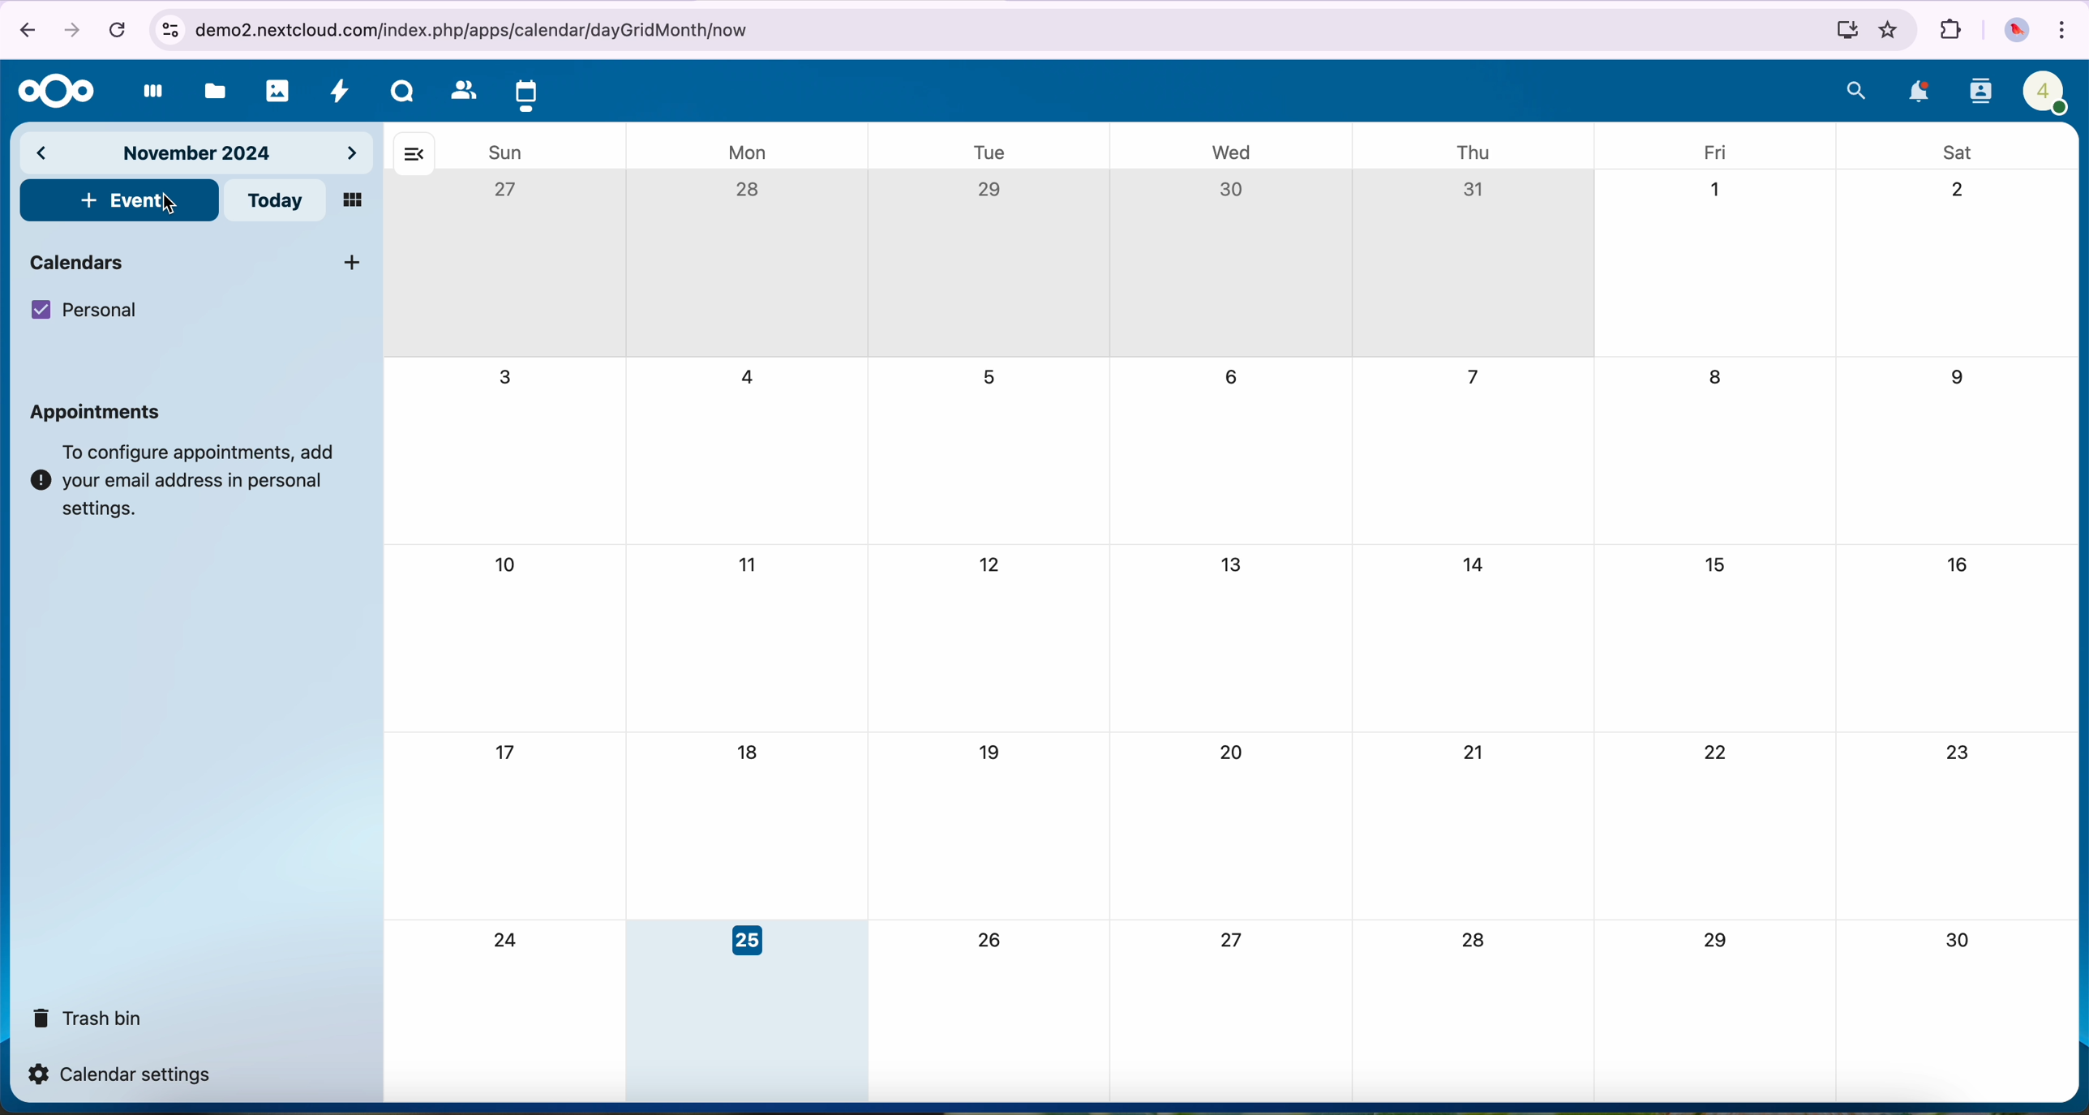  What do you see at coordinates (69, 32) in the screenshot?
I see `navigate foward` at bounding box center [69, 32].